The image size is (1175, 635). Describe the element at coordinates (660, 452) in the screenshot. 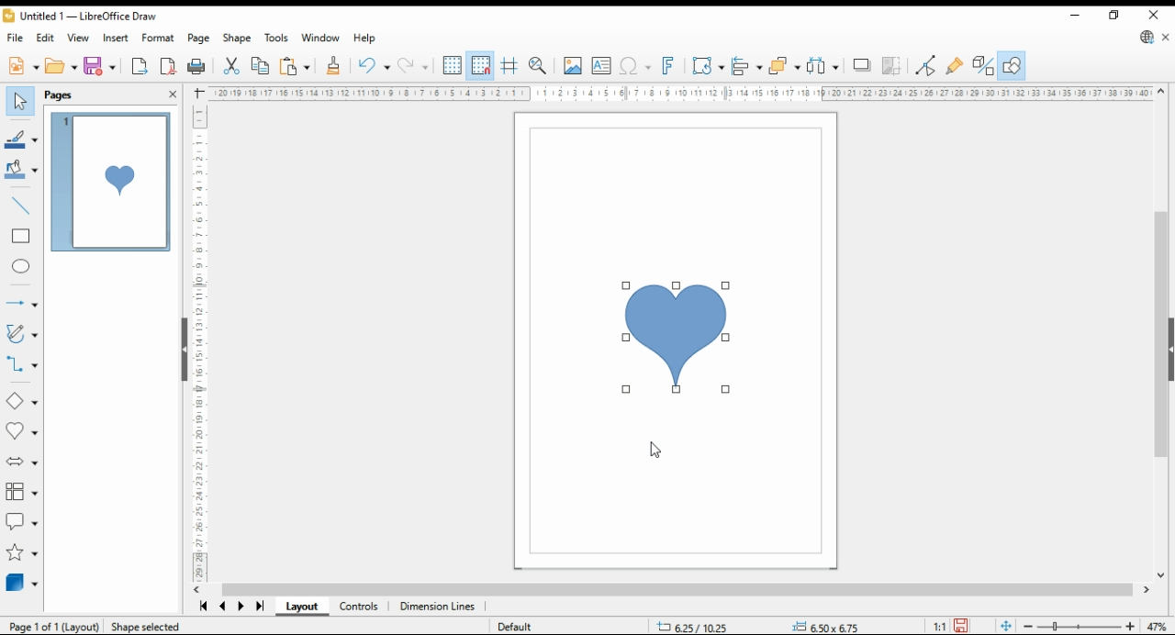

I see `mouse pointer` at that location.